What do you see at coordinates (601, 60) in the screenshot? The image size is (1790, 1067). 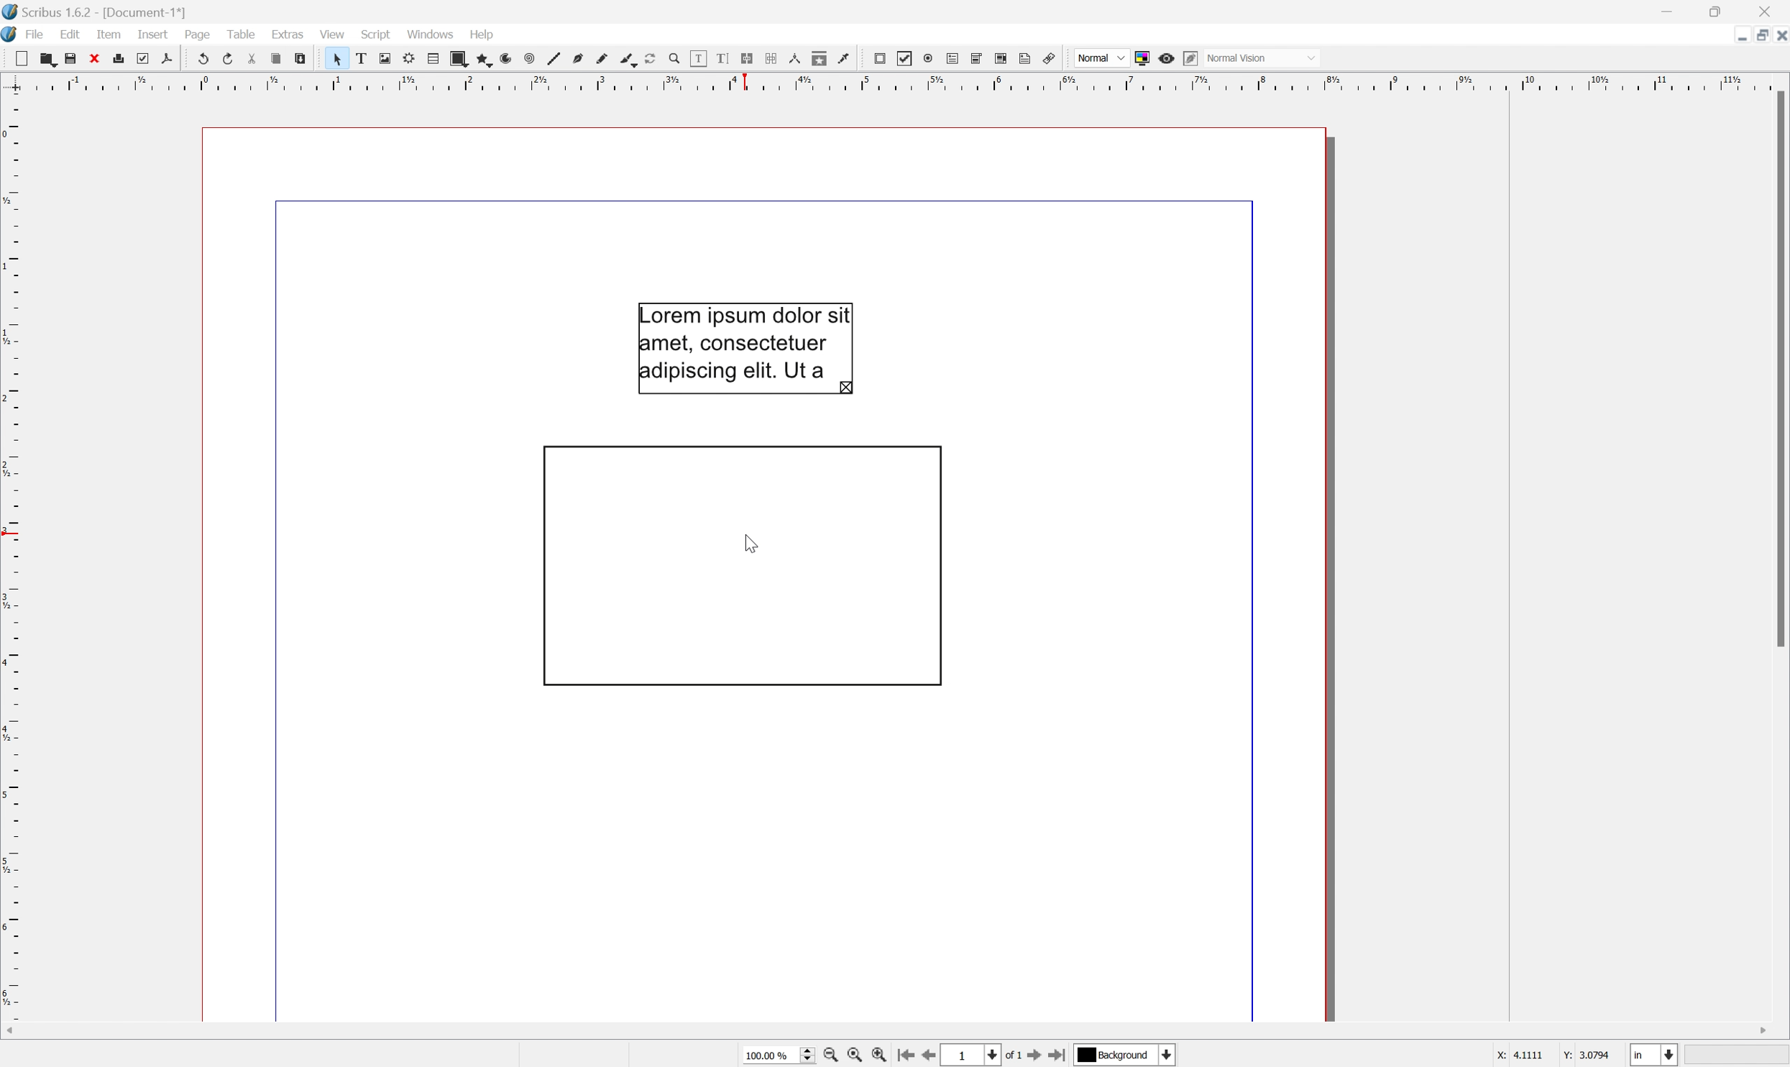 I see `Freehand line` at bounding box center [601, 60].